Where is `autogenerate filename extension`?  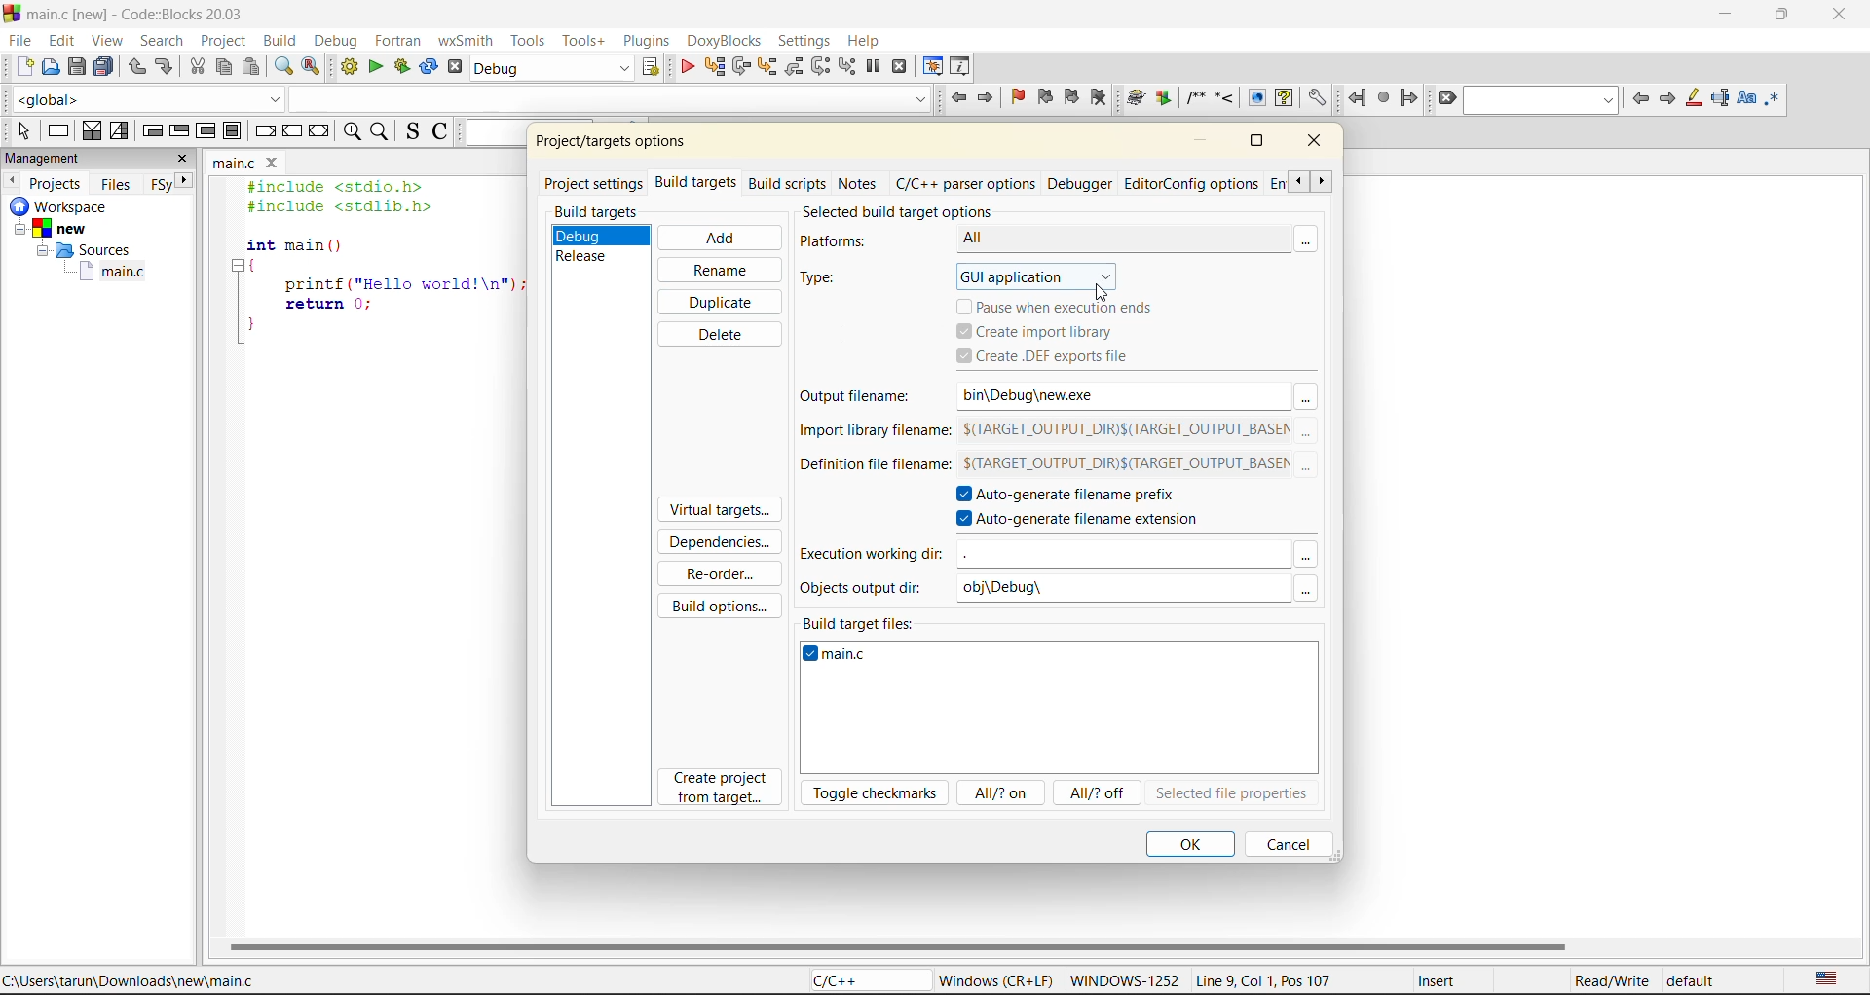
autogenerate filename extension is located at coordinates (1087, 521).